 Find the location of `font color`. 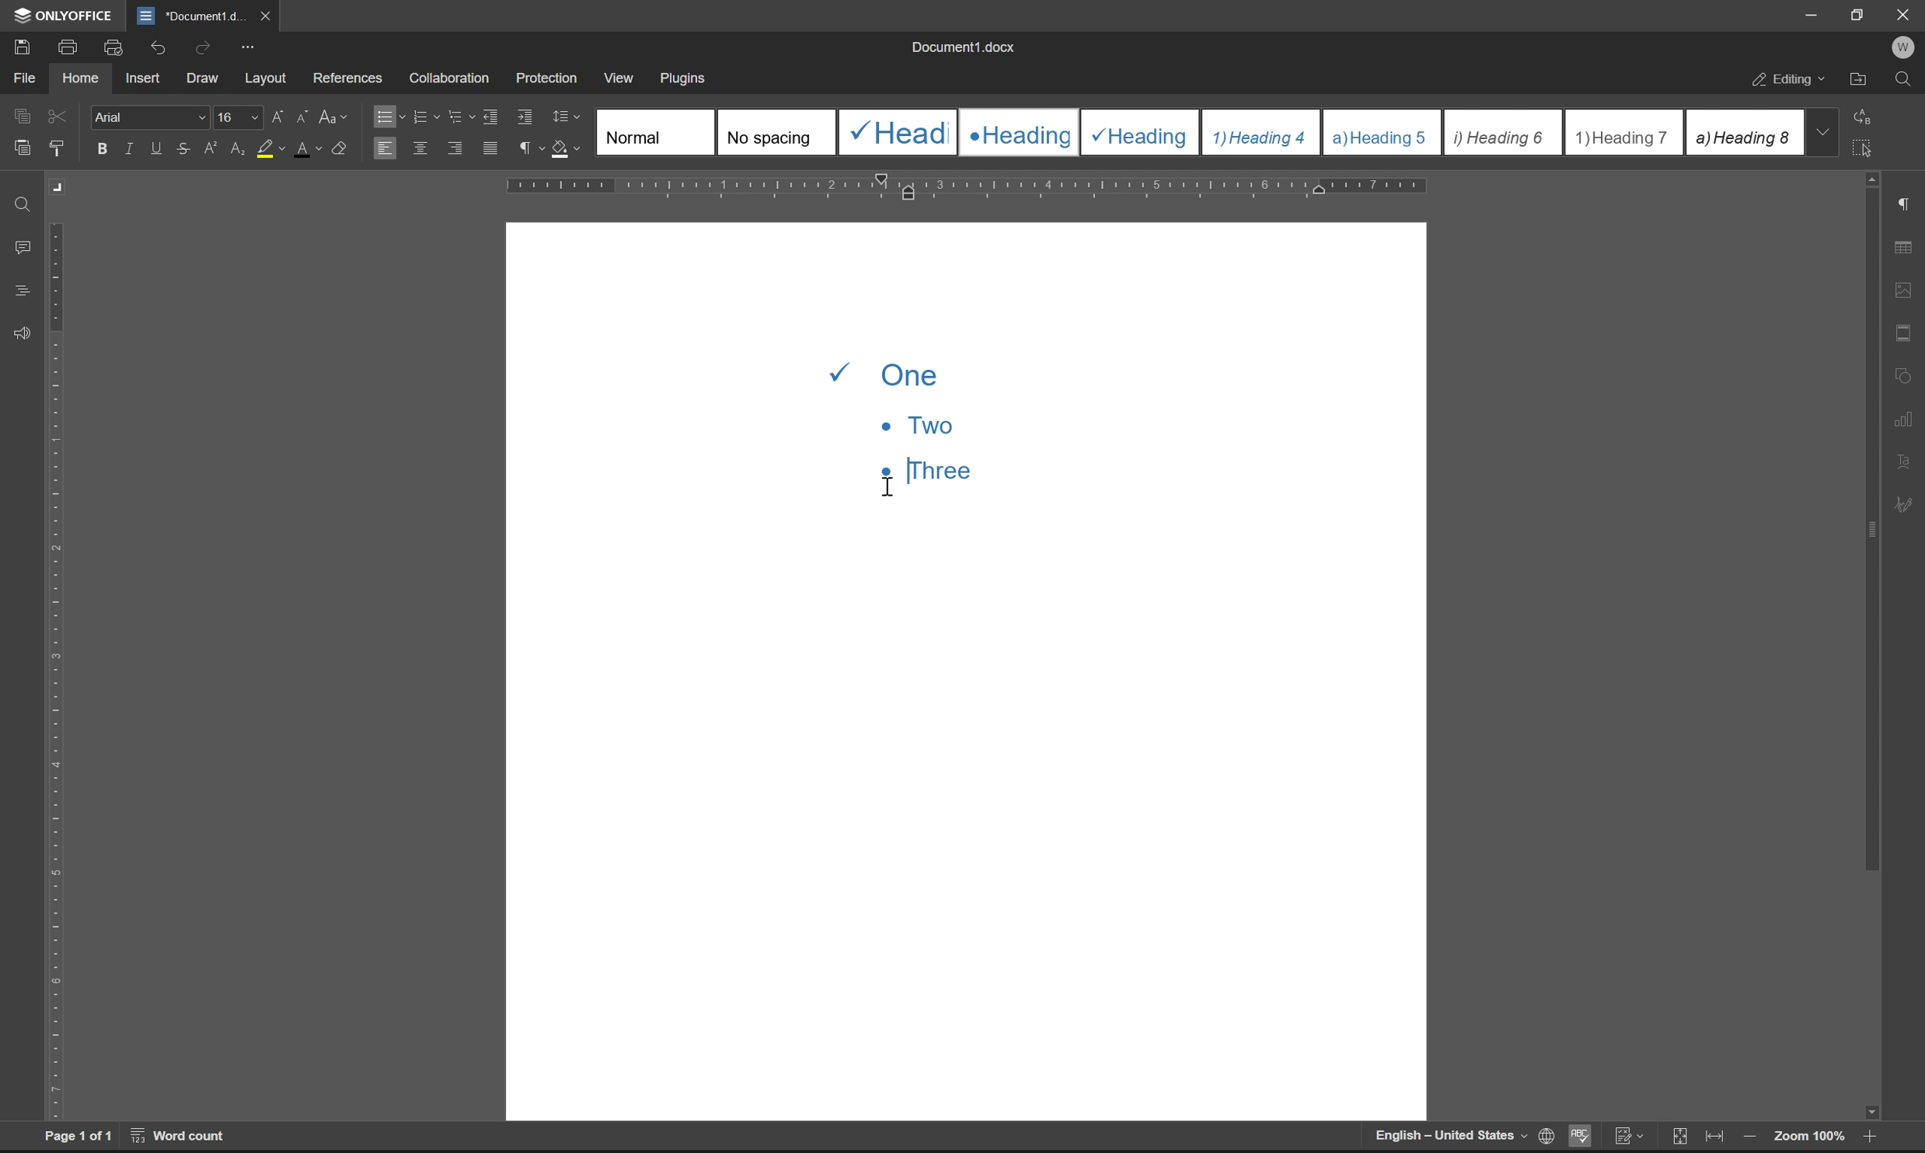

font color is located at coordinates (309, 148).